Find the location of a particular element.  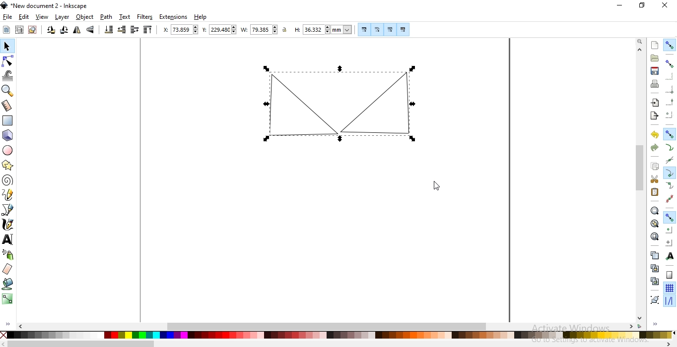

minimize is located at coordinates (621, 6).